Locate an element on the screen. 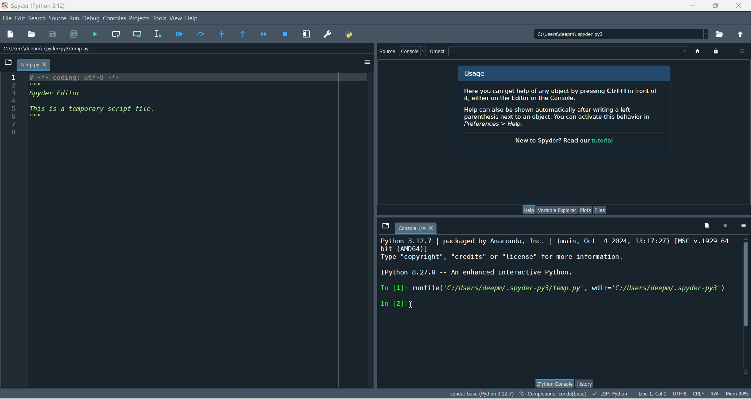 The width and height of the screenshot is (751, 399). browse tabs is located at coordinates (386, 227).